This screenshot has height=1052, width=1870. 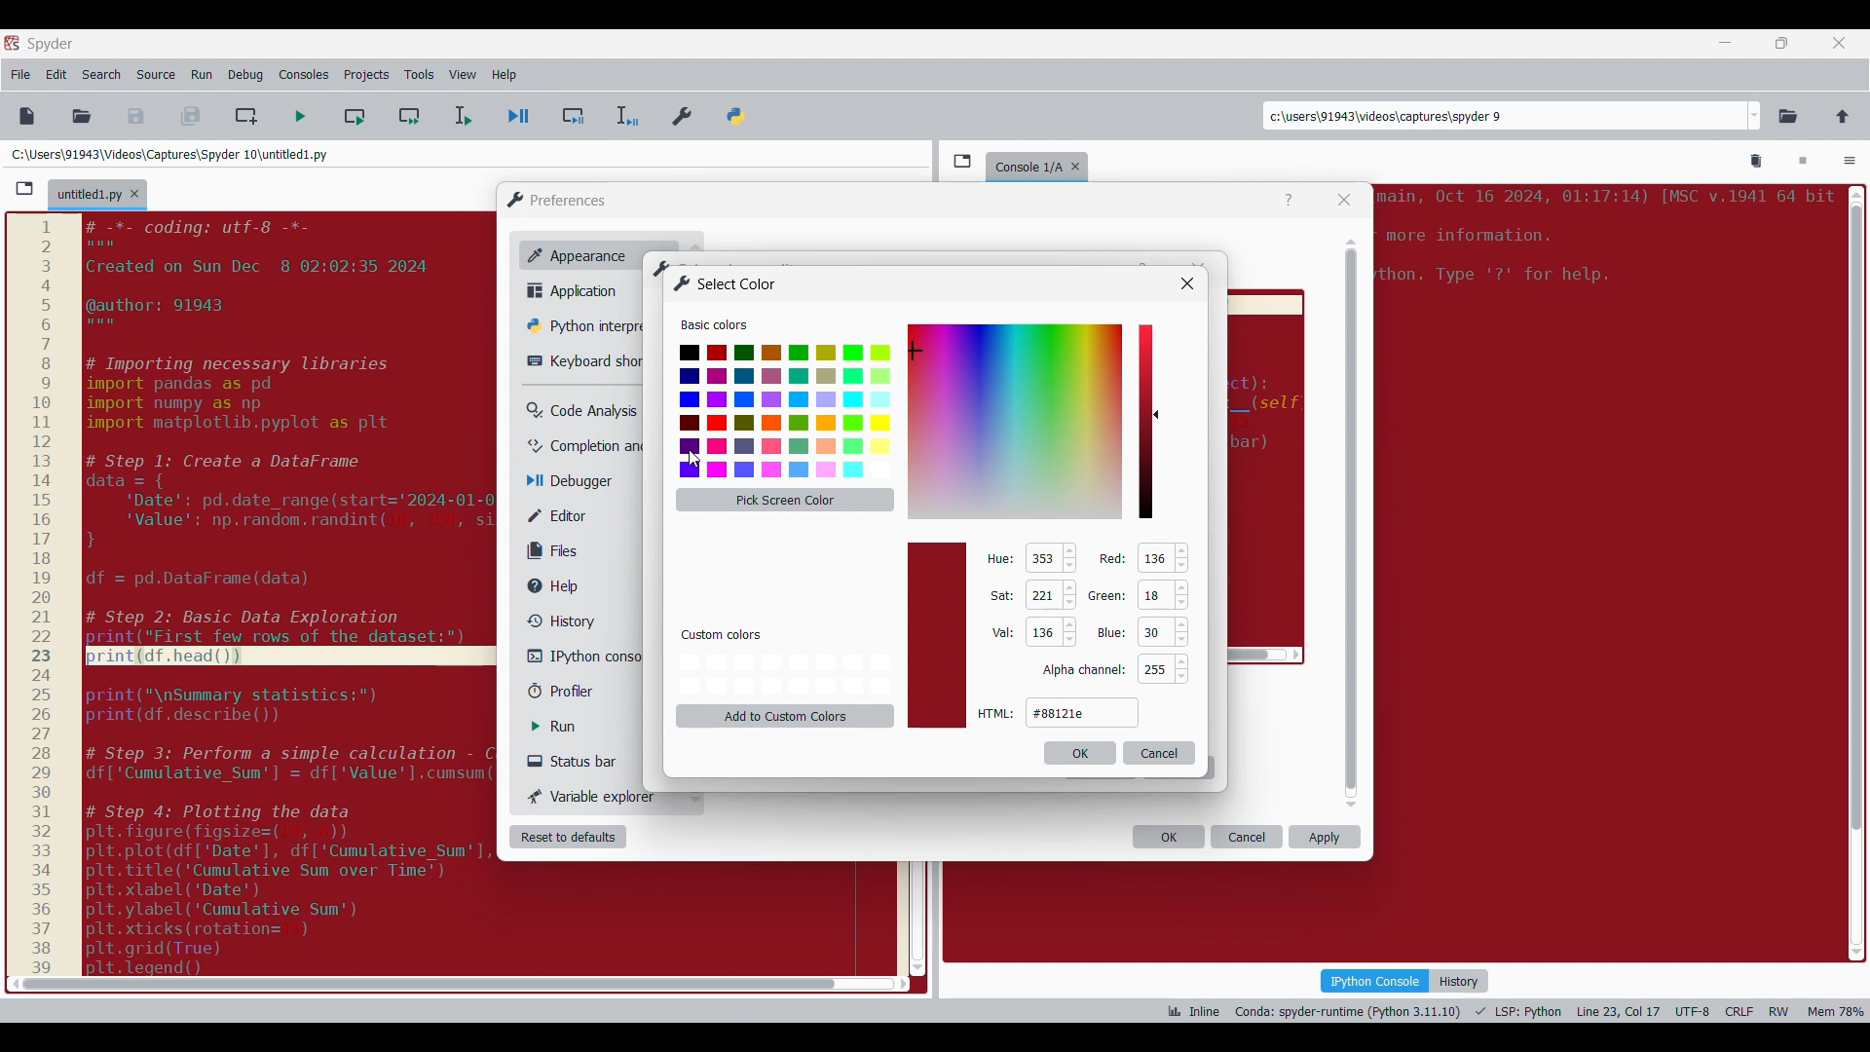 I want to click on Debug cell, so click(x=574, y=116).